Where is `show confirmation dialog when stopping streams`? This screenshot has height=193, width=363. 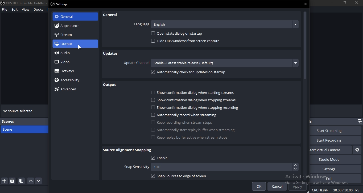 show confirmation dialog when stopping streams is located at coordinates (193, 100).